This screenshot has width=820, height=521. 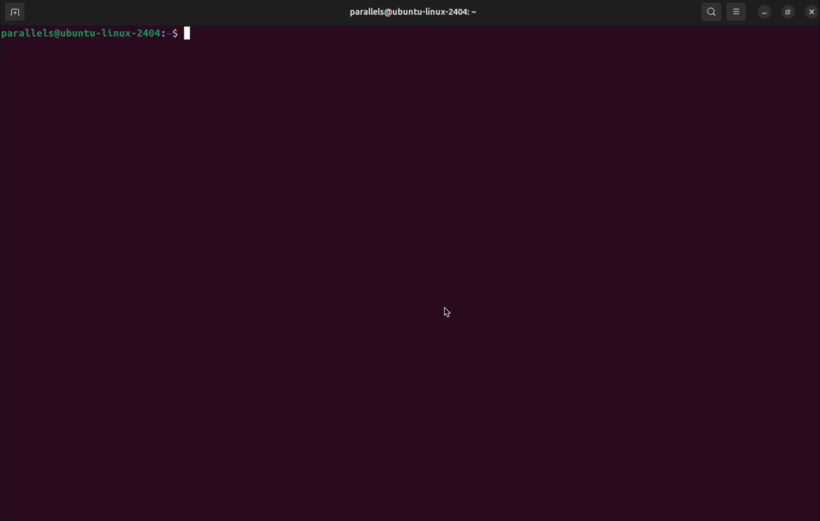 I want to click on user profile, so click(x=416, y=11).